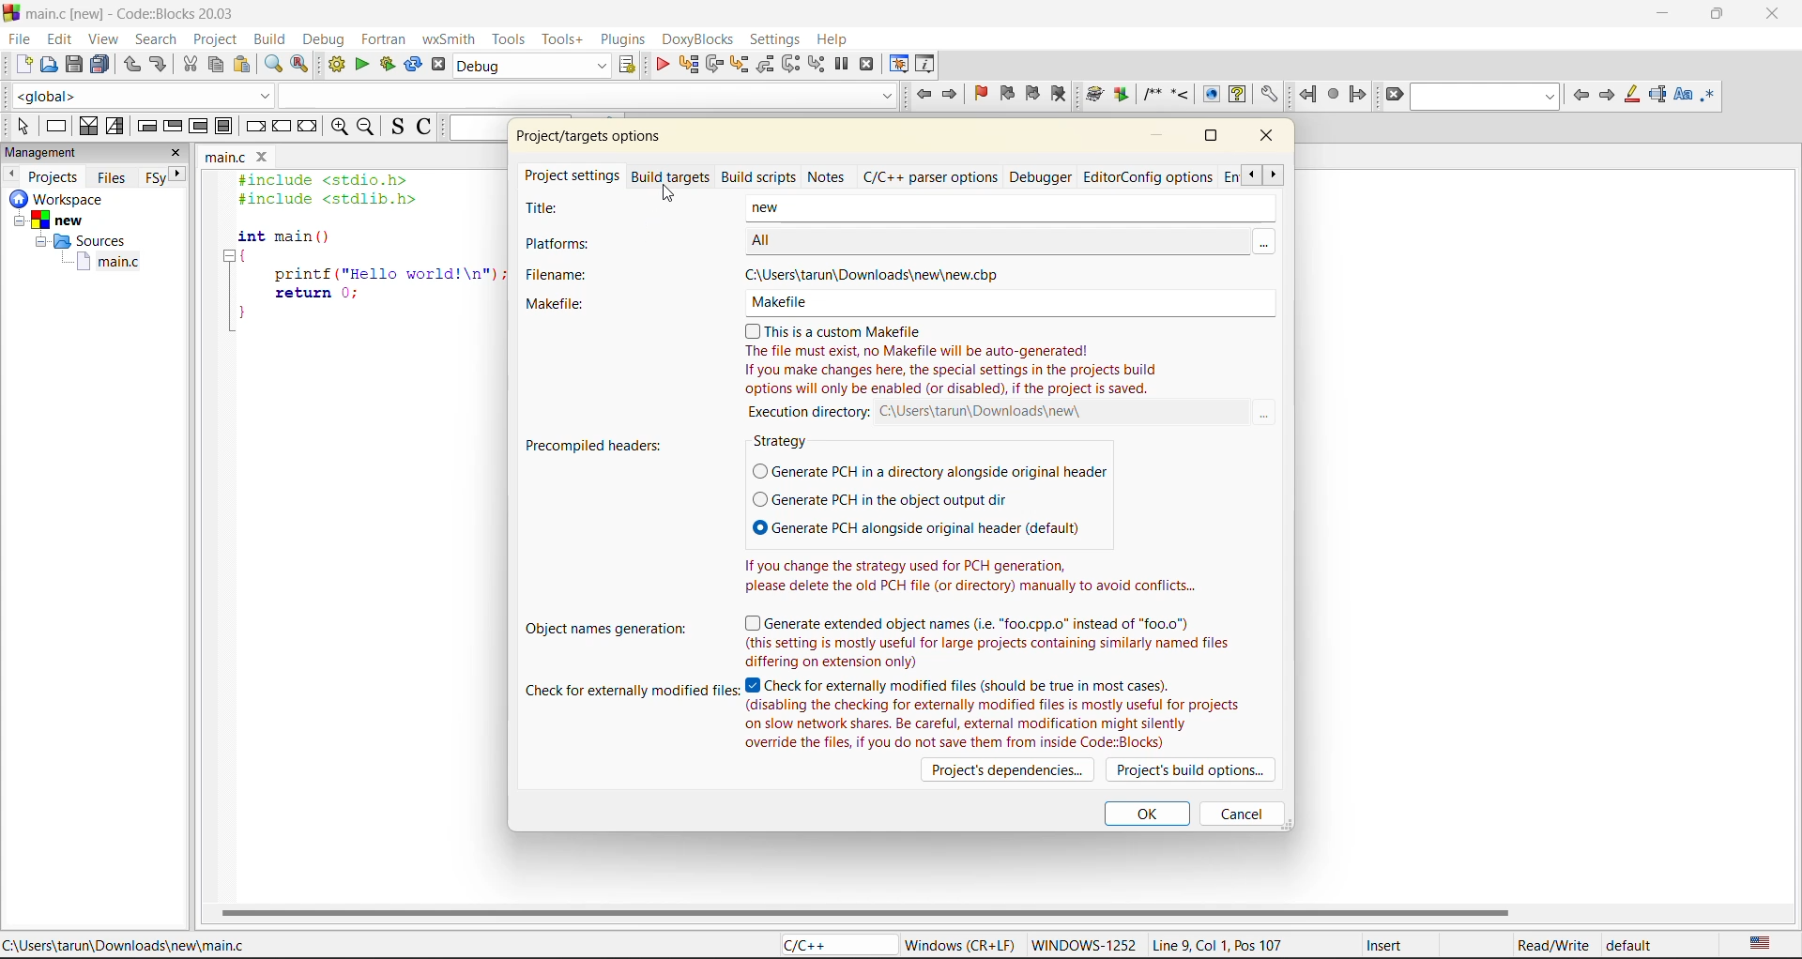 The image size is (1802, 959). Describe the element at coordinates (1094, 95) in the screenshot. I see `Run doxywizard` at that location.